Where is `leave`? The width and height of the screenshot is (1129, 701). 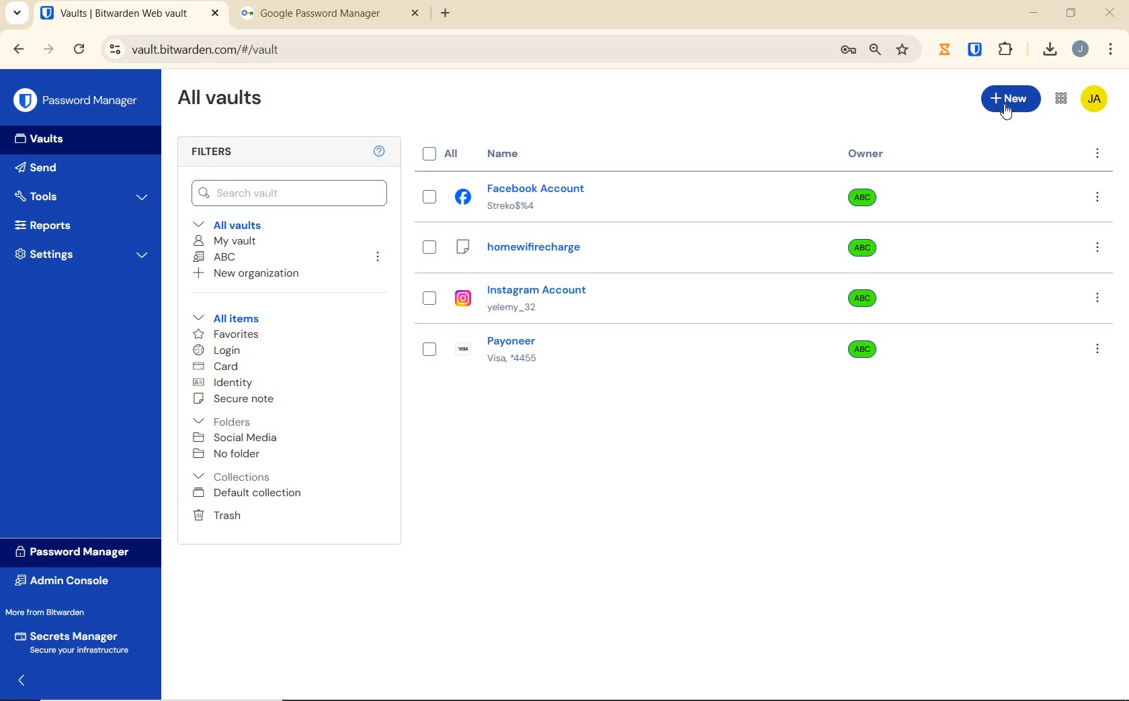 leave is located at coordinates (377, 258).